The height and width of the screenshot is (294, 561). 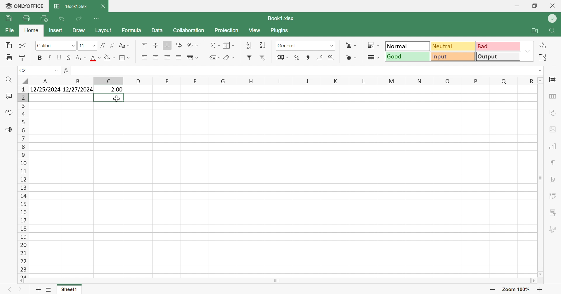 I want to click on Calibri, so click(x=46, y=46).